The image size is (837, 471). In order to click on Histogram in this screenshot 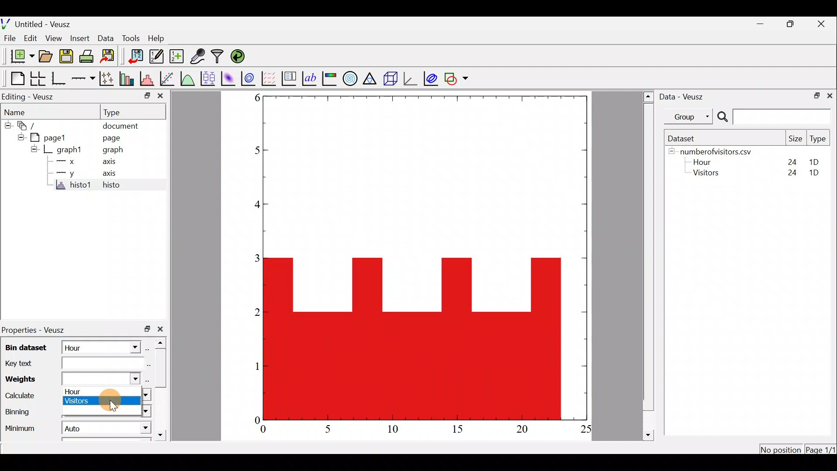, I will do `click(422, 312)`.